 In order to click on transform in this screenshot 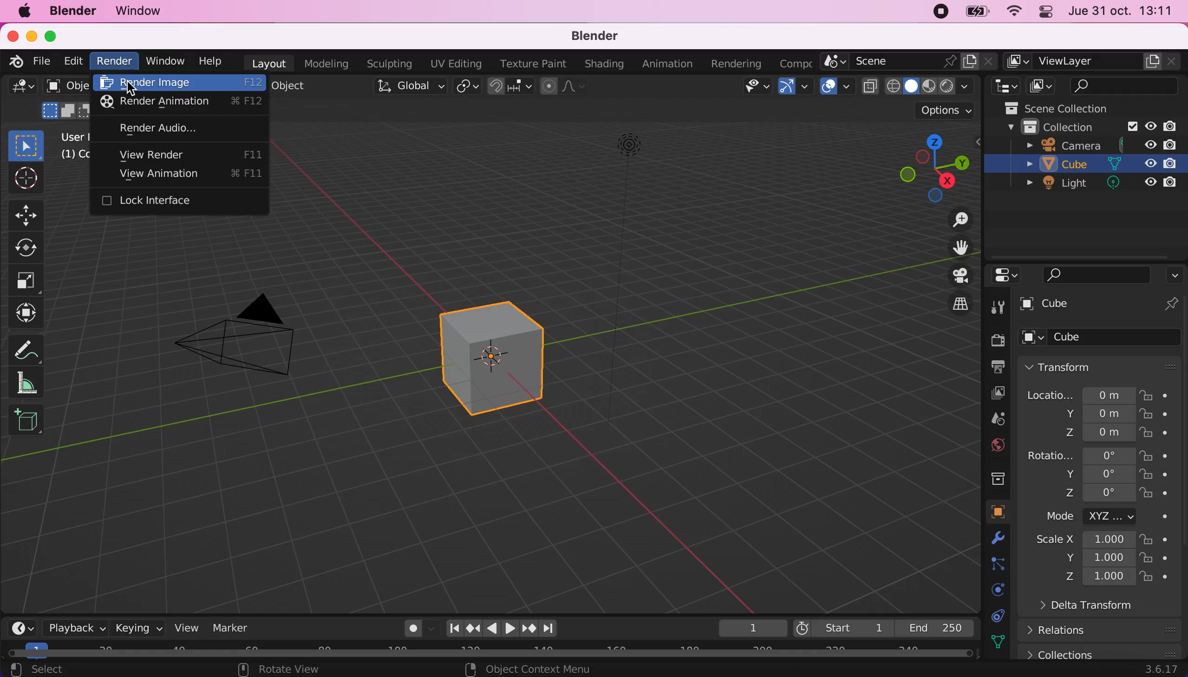, I will do `click(23, 312)`.